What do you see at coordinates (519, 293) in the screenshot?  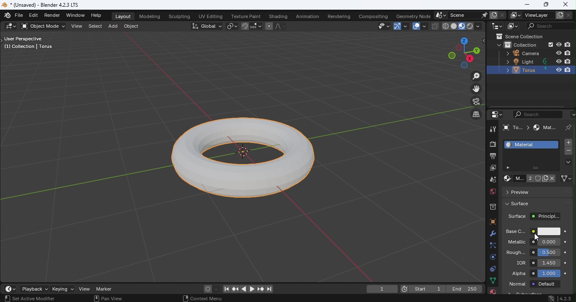 I see `Material` at bounding box center [519, 293].